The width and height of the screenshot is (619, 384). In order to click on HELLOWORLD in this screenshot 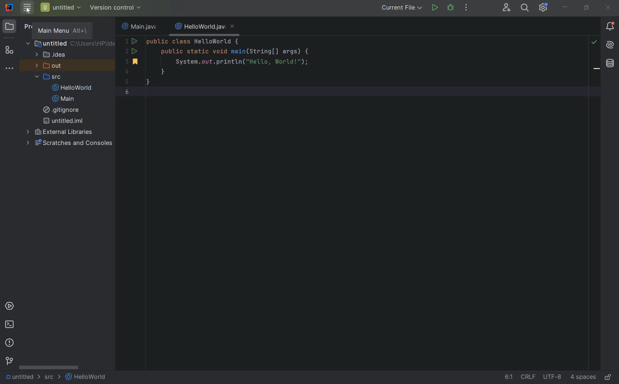, I will do `click(85, 377)`.